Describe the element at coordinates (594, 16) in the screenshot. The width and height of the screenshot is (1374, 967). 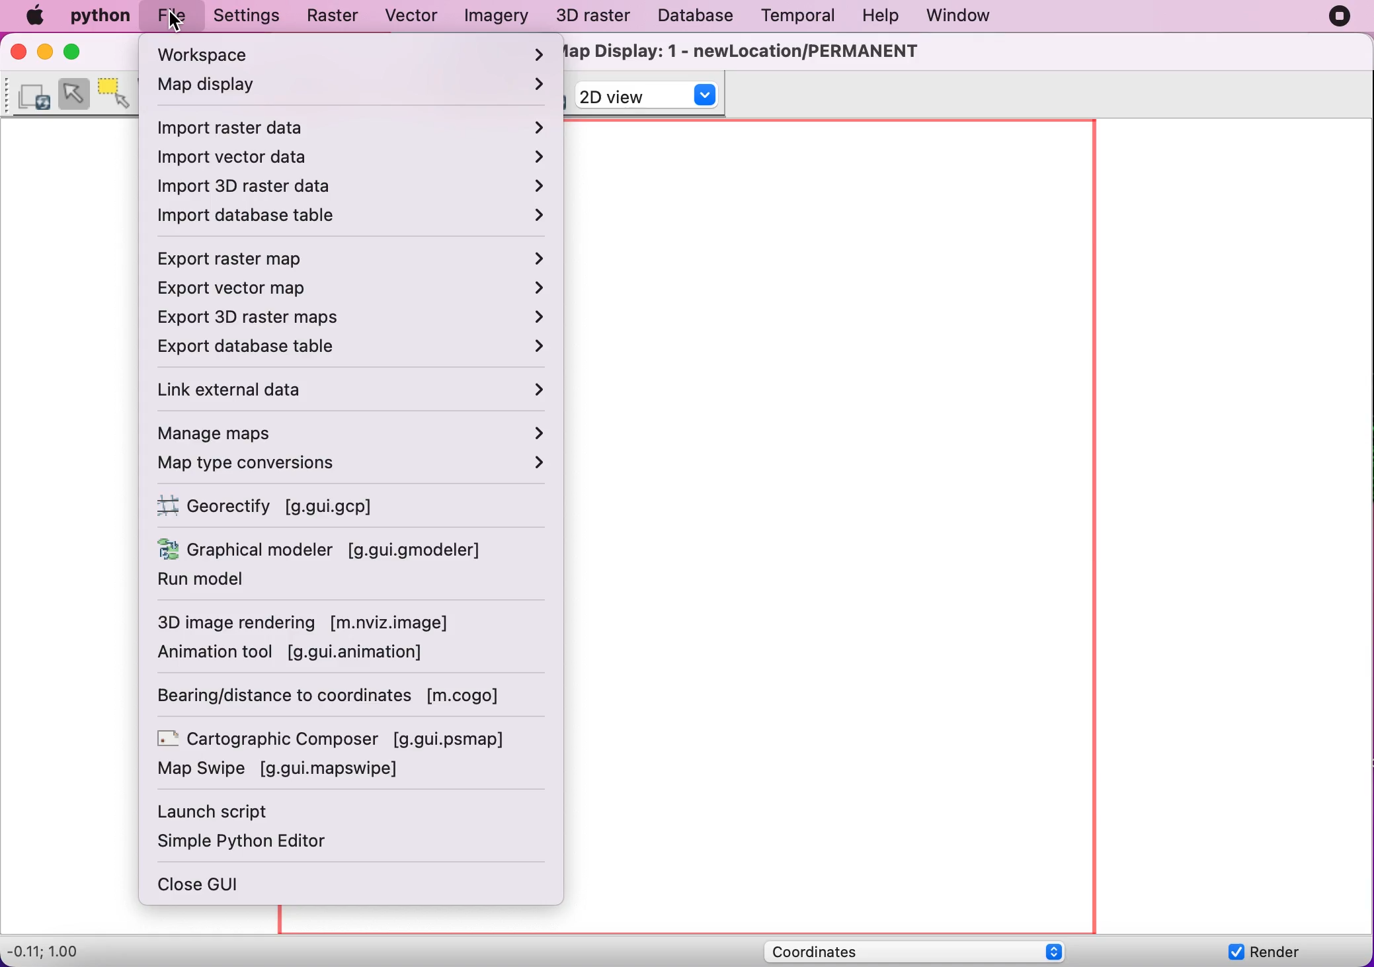
I see `3d raster` at that location.